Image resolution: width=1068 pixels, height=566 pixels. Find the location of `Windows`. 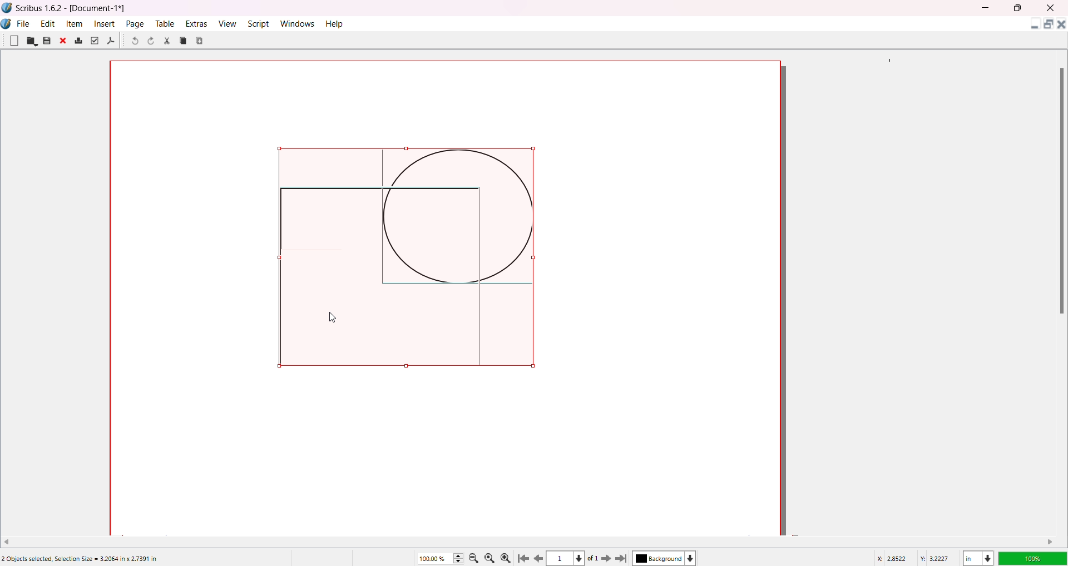

Windows is located at coordinates (299, 23).